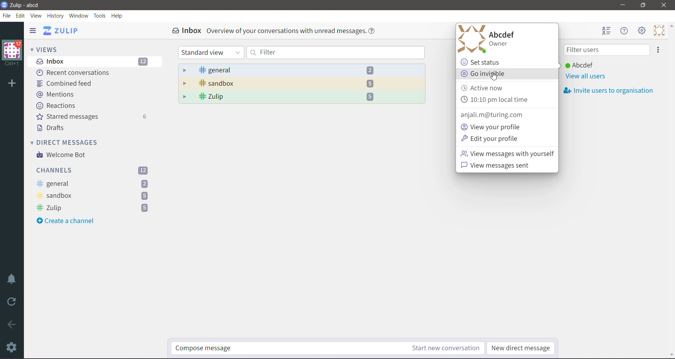 This screenshot has width=675, height=359. What do you see at coordinates (664, 5) in the screenshot?
I see `Close` at bounding box center [664, 5].